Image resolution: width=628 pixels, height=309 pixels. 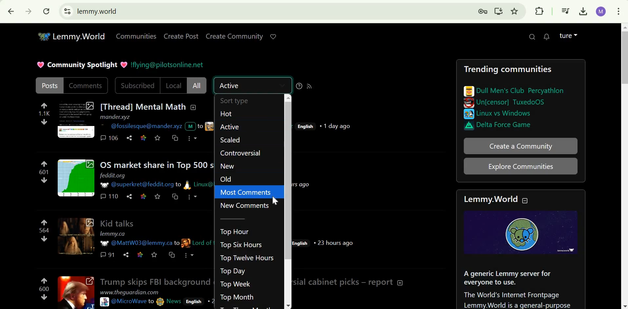 I want to click on 1.1K points, so click(x=44, y=114).